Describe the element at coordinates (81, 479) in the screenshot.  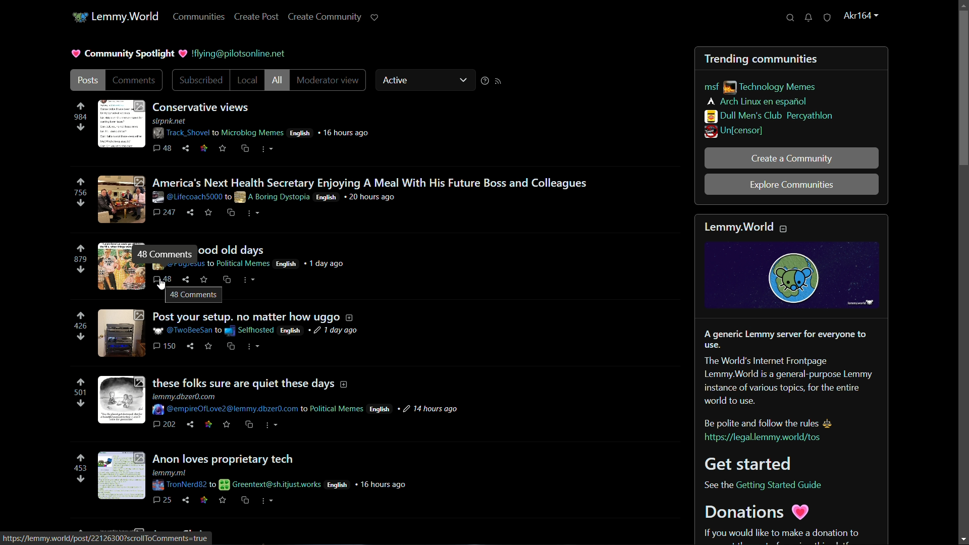
I see `downvote` at that location.